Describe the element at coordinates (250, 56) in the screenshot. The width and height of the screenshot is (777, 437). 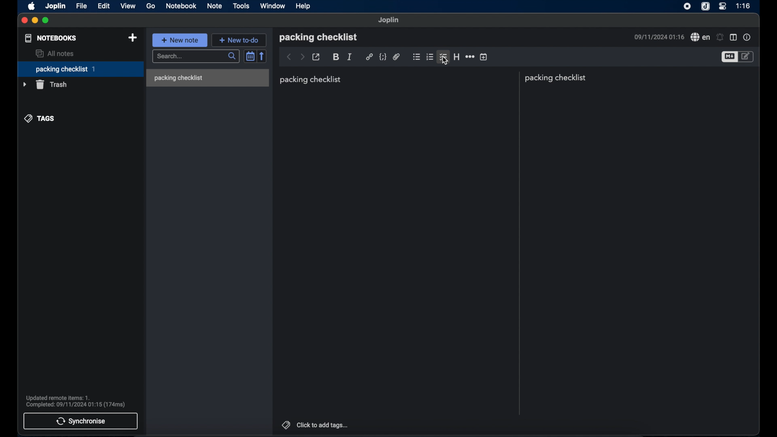
I see `toggle sort order field` at that location.